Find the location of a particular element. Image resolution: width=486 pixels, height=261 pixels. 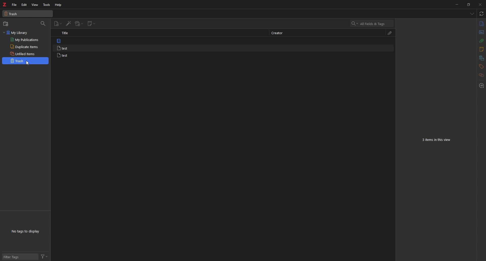

Creator is located at coordinates (277, 33).